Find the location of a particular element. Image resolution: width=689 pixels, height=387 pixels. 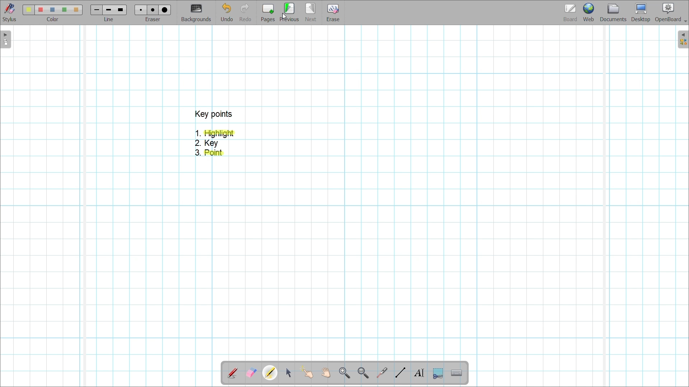

Select and modify objects highlighted is located at coordinates (288, 373).